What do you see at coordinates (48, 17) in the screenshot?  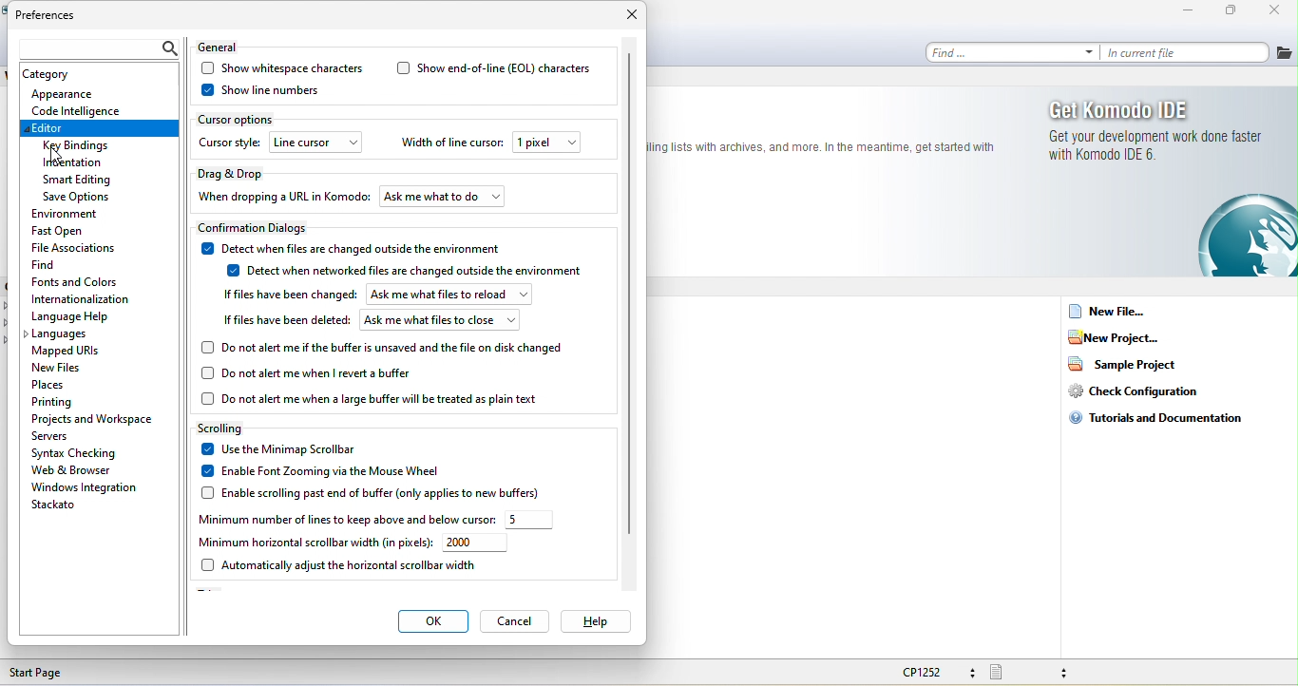 I see `preferences` at bounding box center [48, 17].